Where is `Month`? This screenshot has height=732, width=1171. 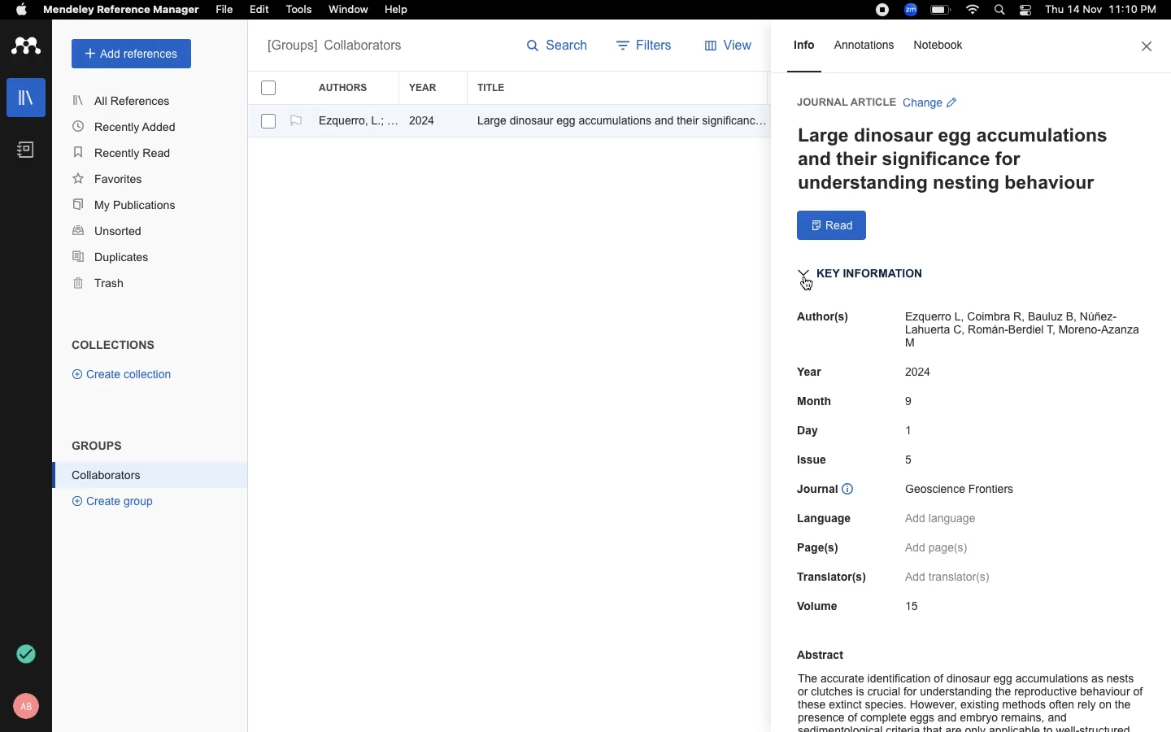 Month is located at coordinates (820, 404).